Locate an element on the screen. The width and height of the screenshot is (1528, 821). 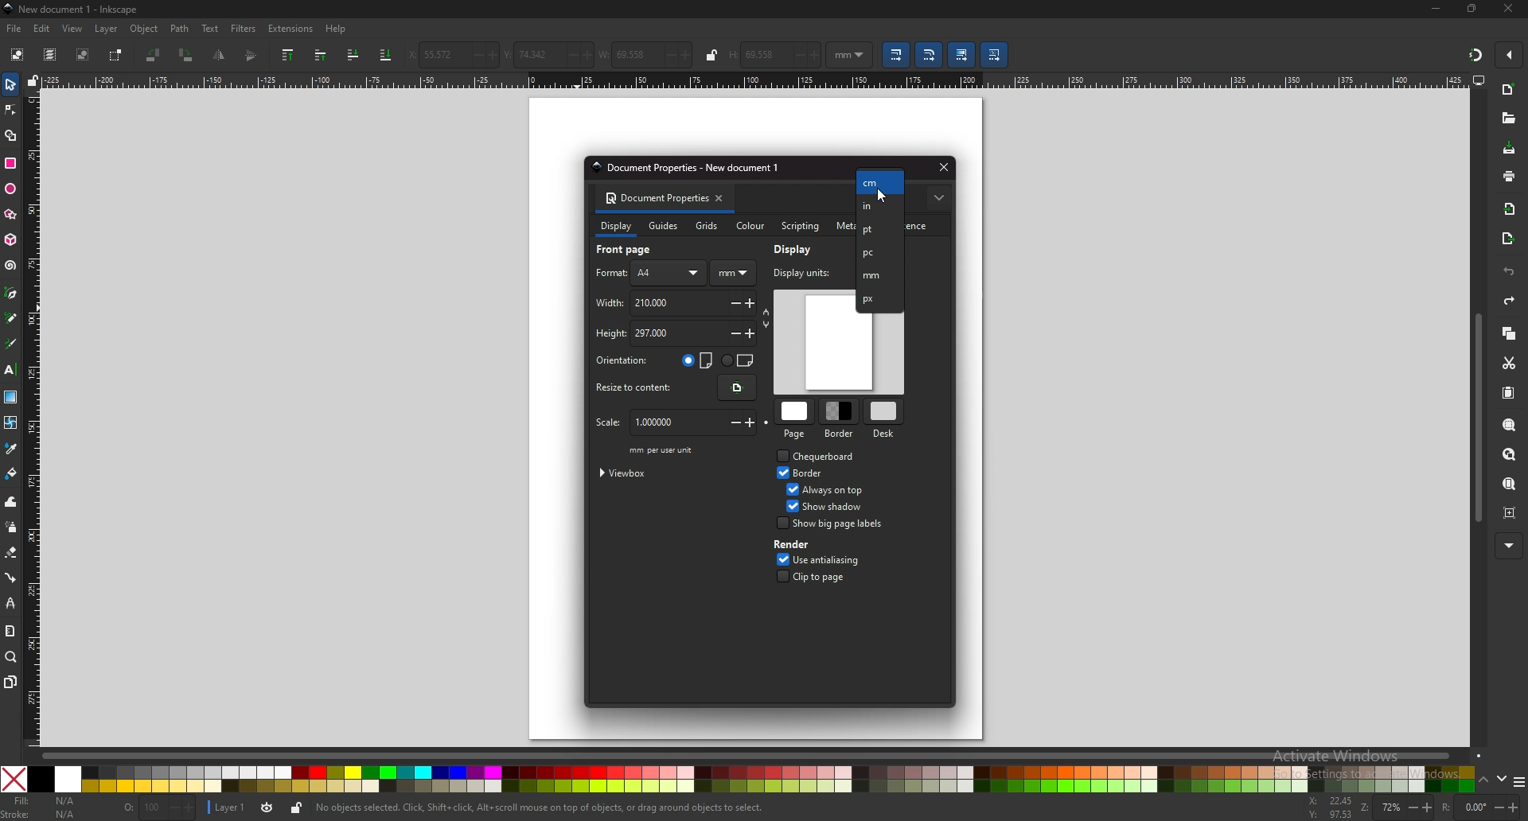
display is located at coordinates (615, 228).